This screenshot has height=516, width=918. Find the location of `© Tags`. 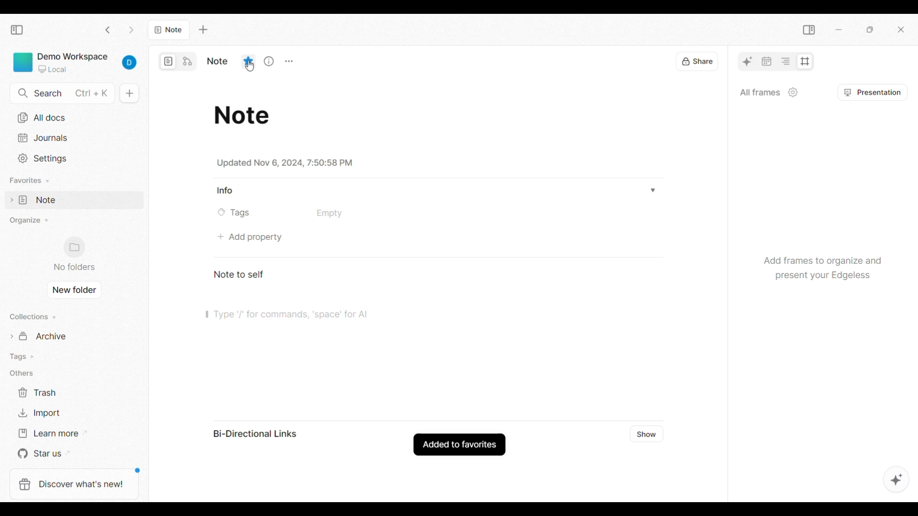

© Tags is located at coordinates (237, 213).